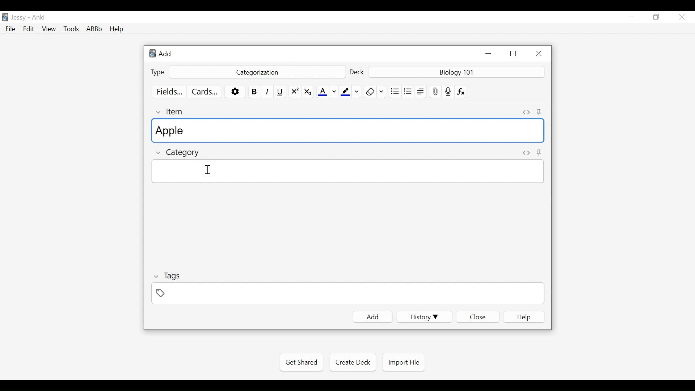 The width and height of the screenshot is (695, 391). What do you see at coordinates (153, 54) in the screenshot?
I see `Anki logo` at bounding box center [153, 54].